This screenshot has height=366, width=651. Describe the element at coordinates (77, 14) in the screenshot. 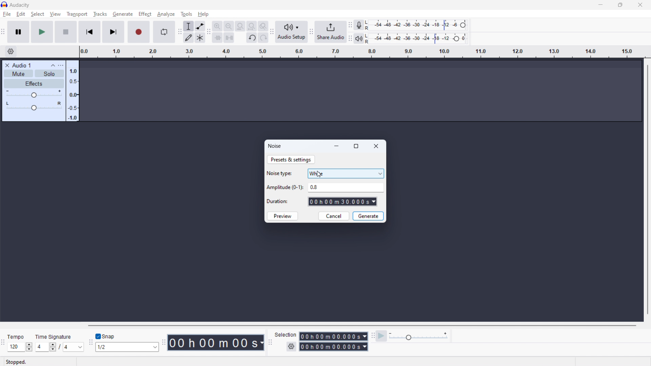

I see `transport` at that location.